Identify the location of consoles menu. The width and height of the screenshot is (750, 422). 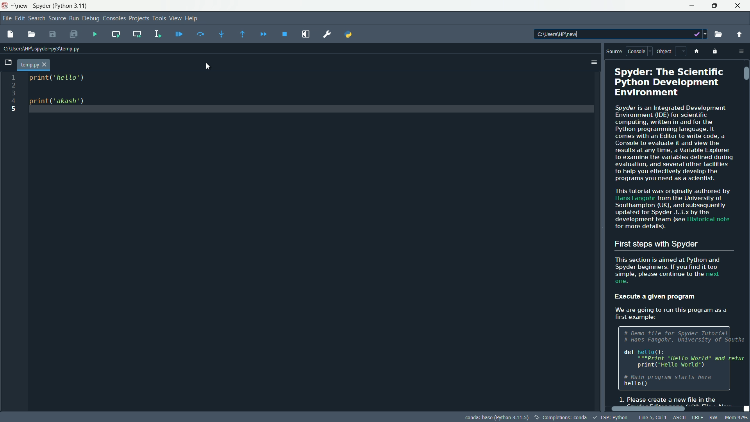
(114, 18).